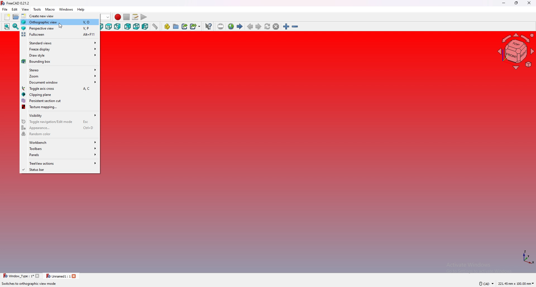  I want to click on Unnamed1: 1, so click(58, 276).